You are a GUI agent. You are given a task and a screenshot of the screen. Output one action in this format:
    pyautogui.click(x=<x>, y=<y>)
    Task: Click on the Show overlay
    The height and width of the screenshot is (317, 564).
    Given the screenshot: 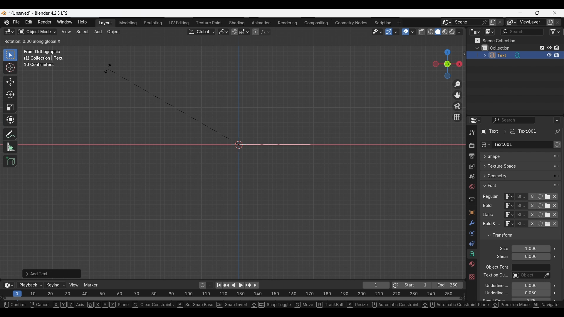 What is the action you would take?
    pyautogui.click(x=405, y=32)
    